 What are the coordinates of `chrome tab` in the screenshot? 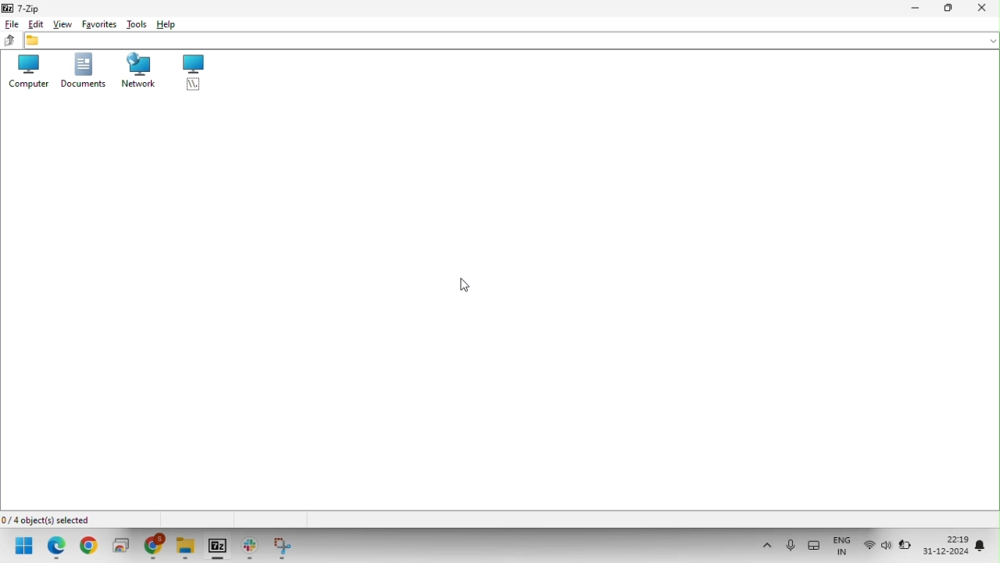 It's located at (119, 548).